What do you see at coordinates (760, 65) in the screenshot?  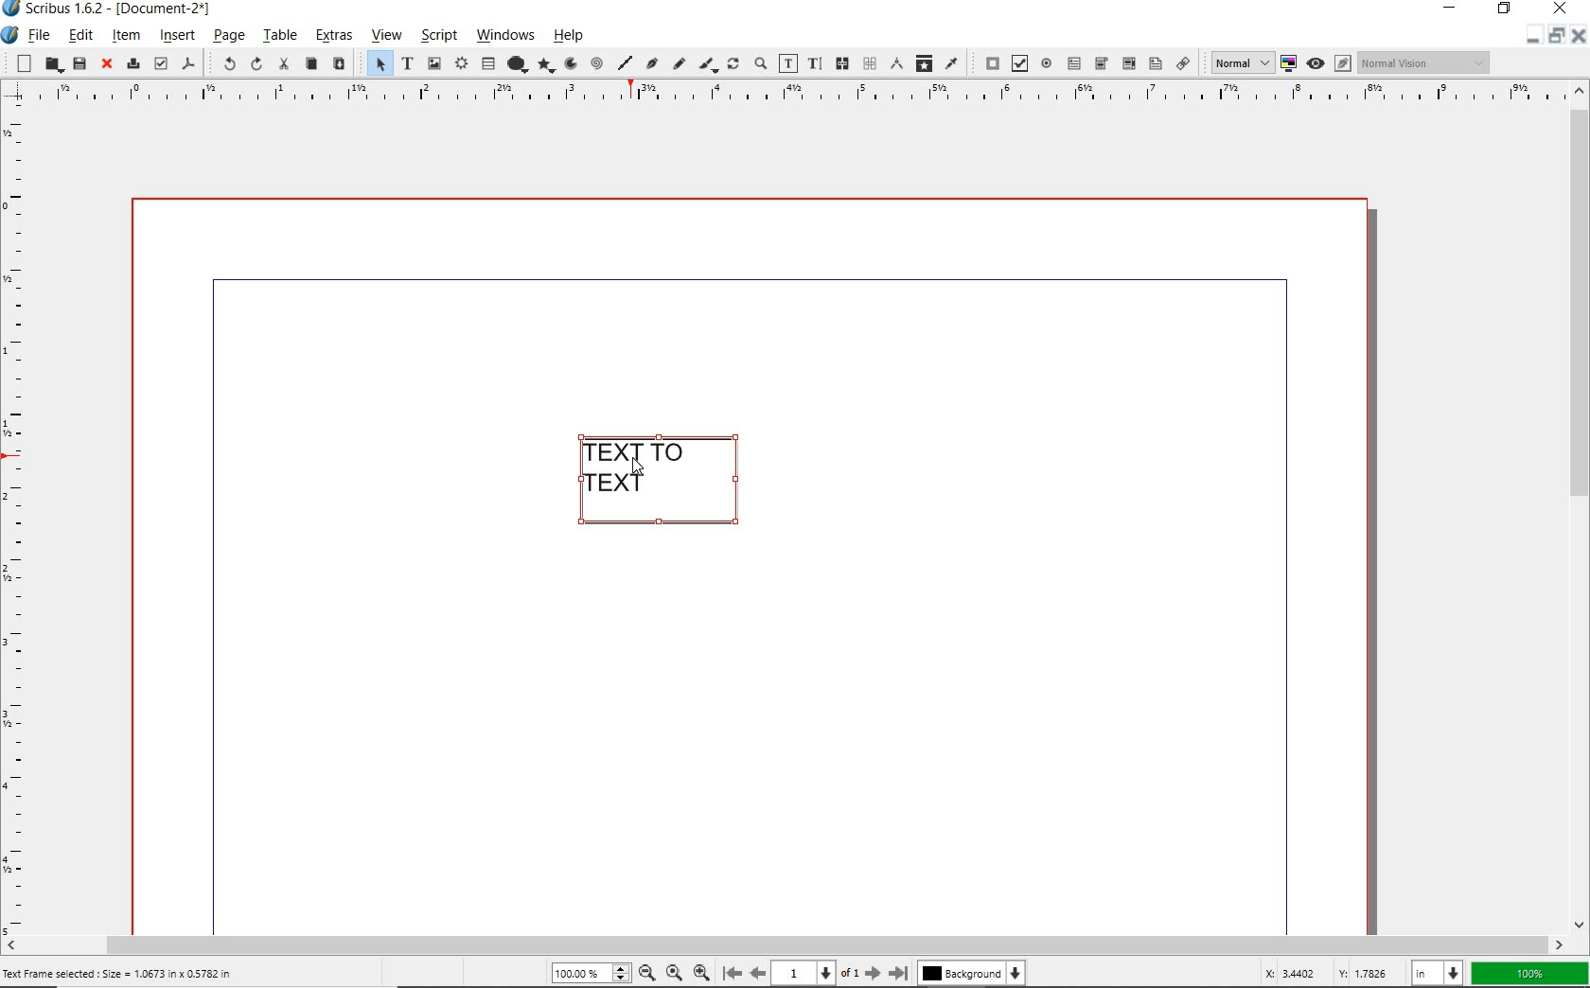 I see `zoom in or zoom out` at bounding box center [760, 65].